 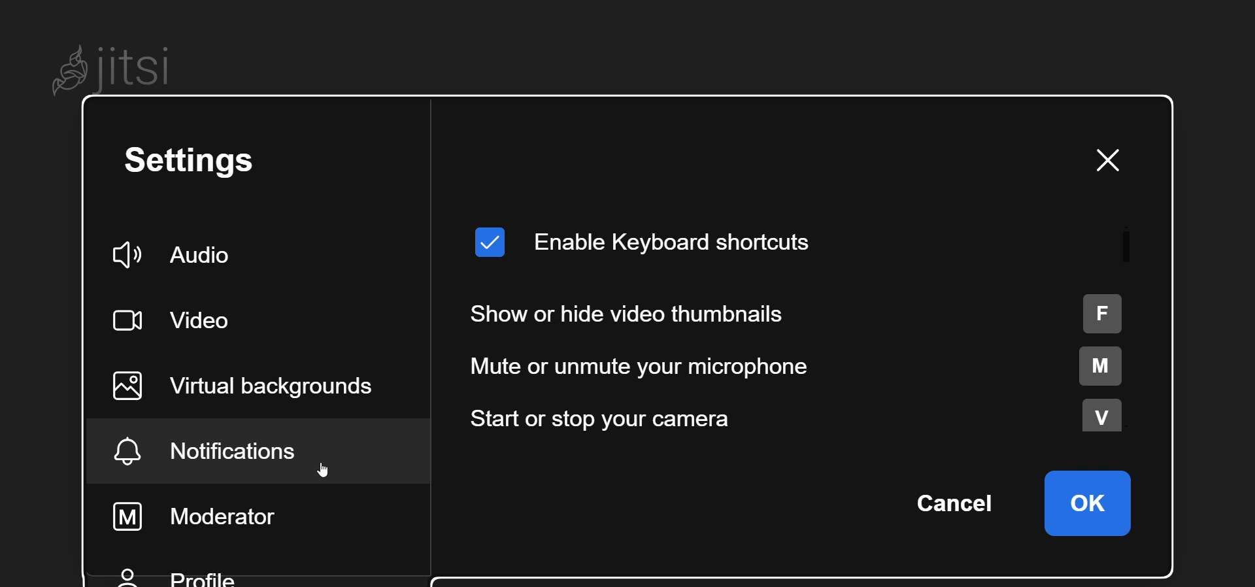 What do you see at coordinates (799, 316) in the screenshot?
I see `show or hide thumbnails` at bounding box center [799, 316].